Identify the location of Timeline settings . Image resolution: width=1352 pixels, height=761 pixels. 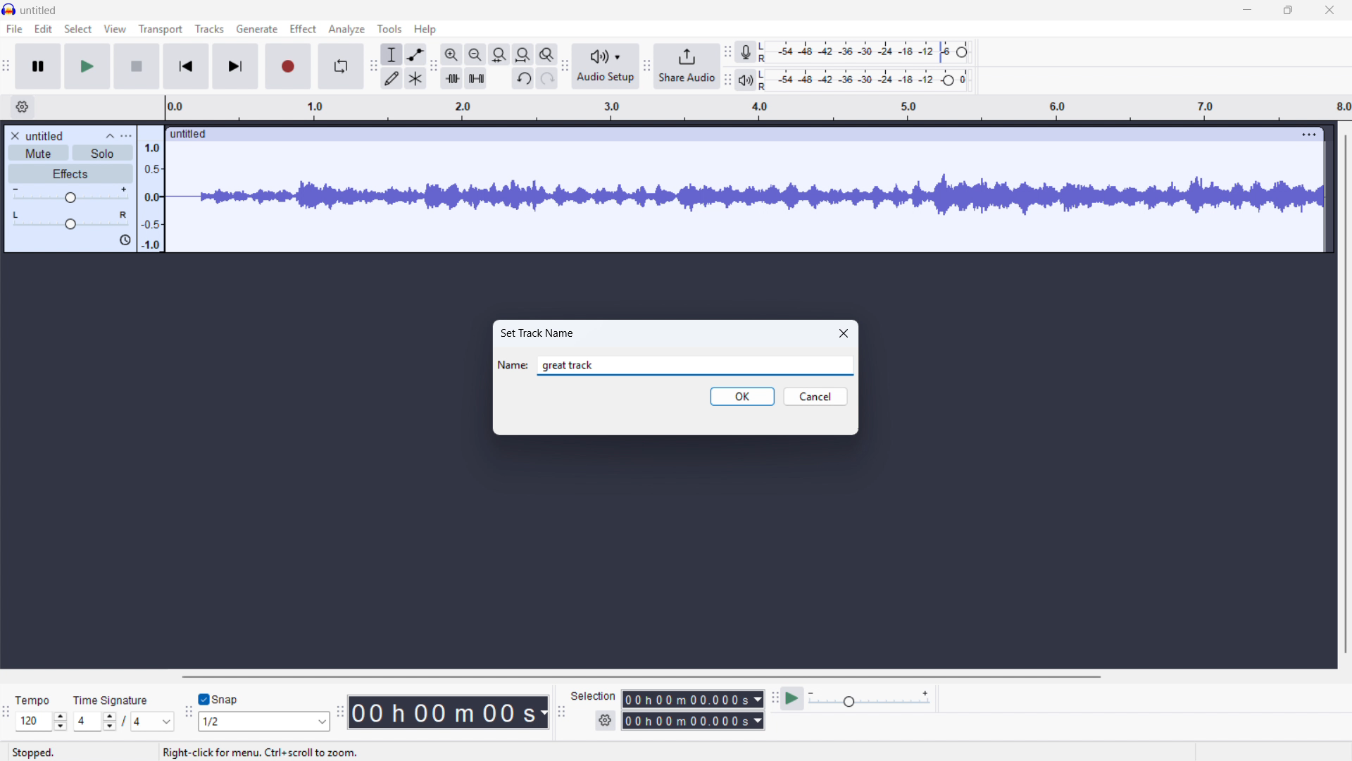
(22, 108).